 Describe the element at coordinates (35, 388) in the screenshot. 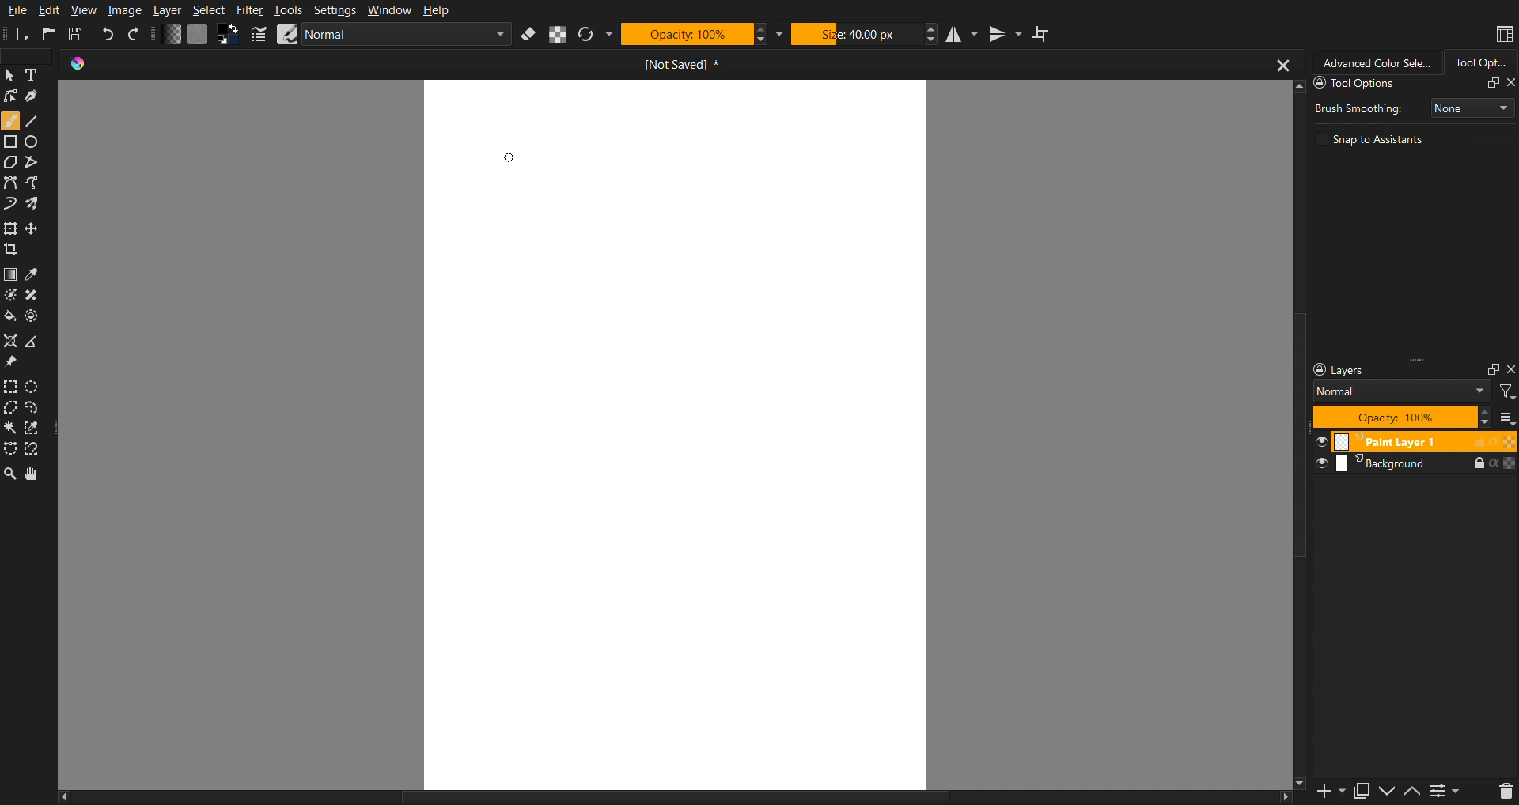

I see `Ellipse Marquee Tool` at that location.